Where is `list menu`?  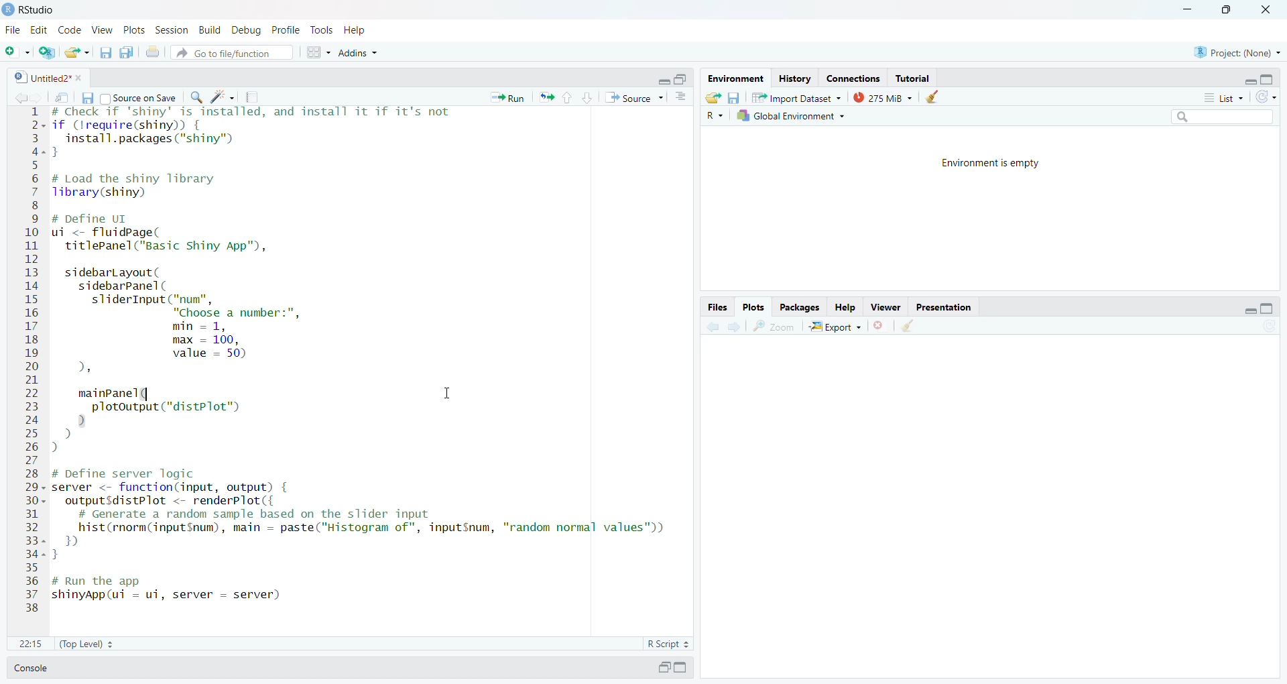 list menu is located at coordinates (1225, 97).